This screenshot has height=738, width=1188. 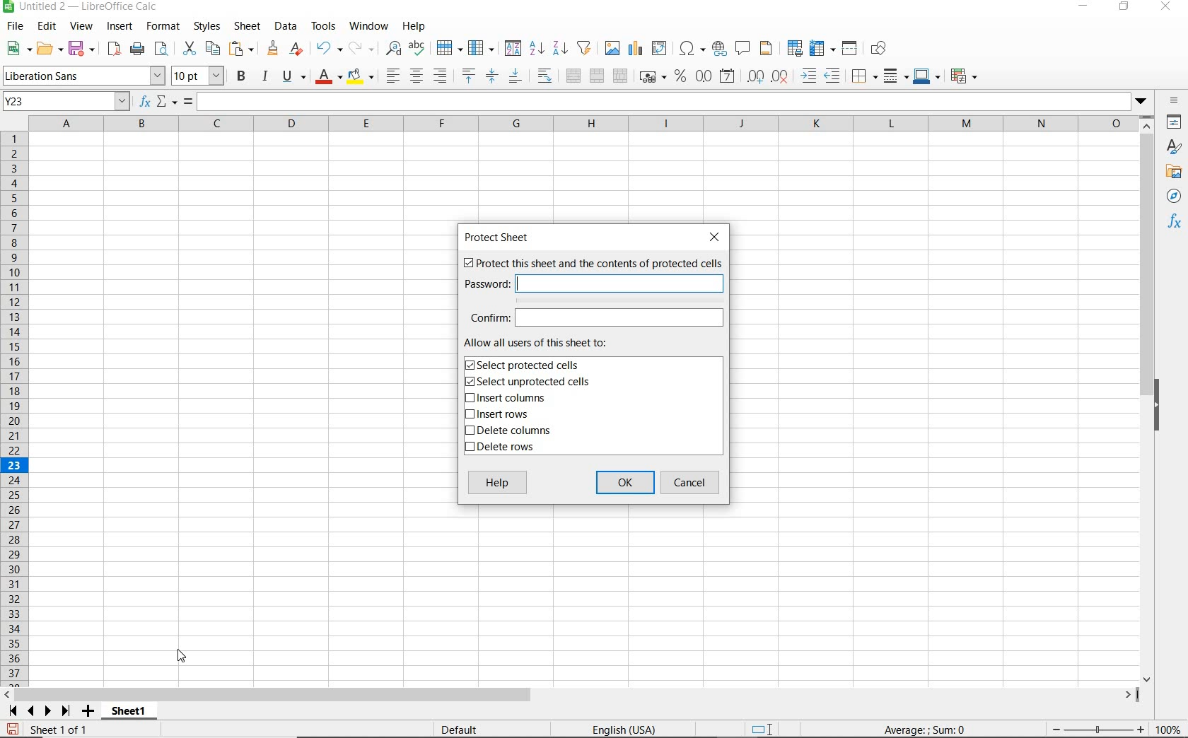 I want to click on SORTS, so click(x=513, y=49).